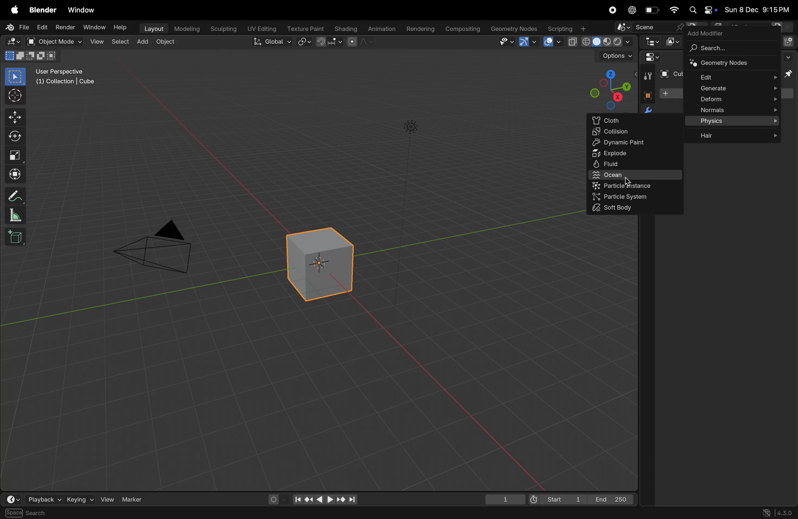 This screenshot has width=798, height=519. I want to click on boject, so click(323, 264).